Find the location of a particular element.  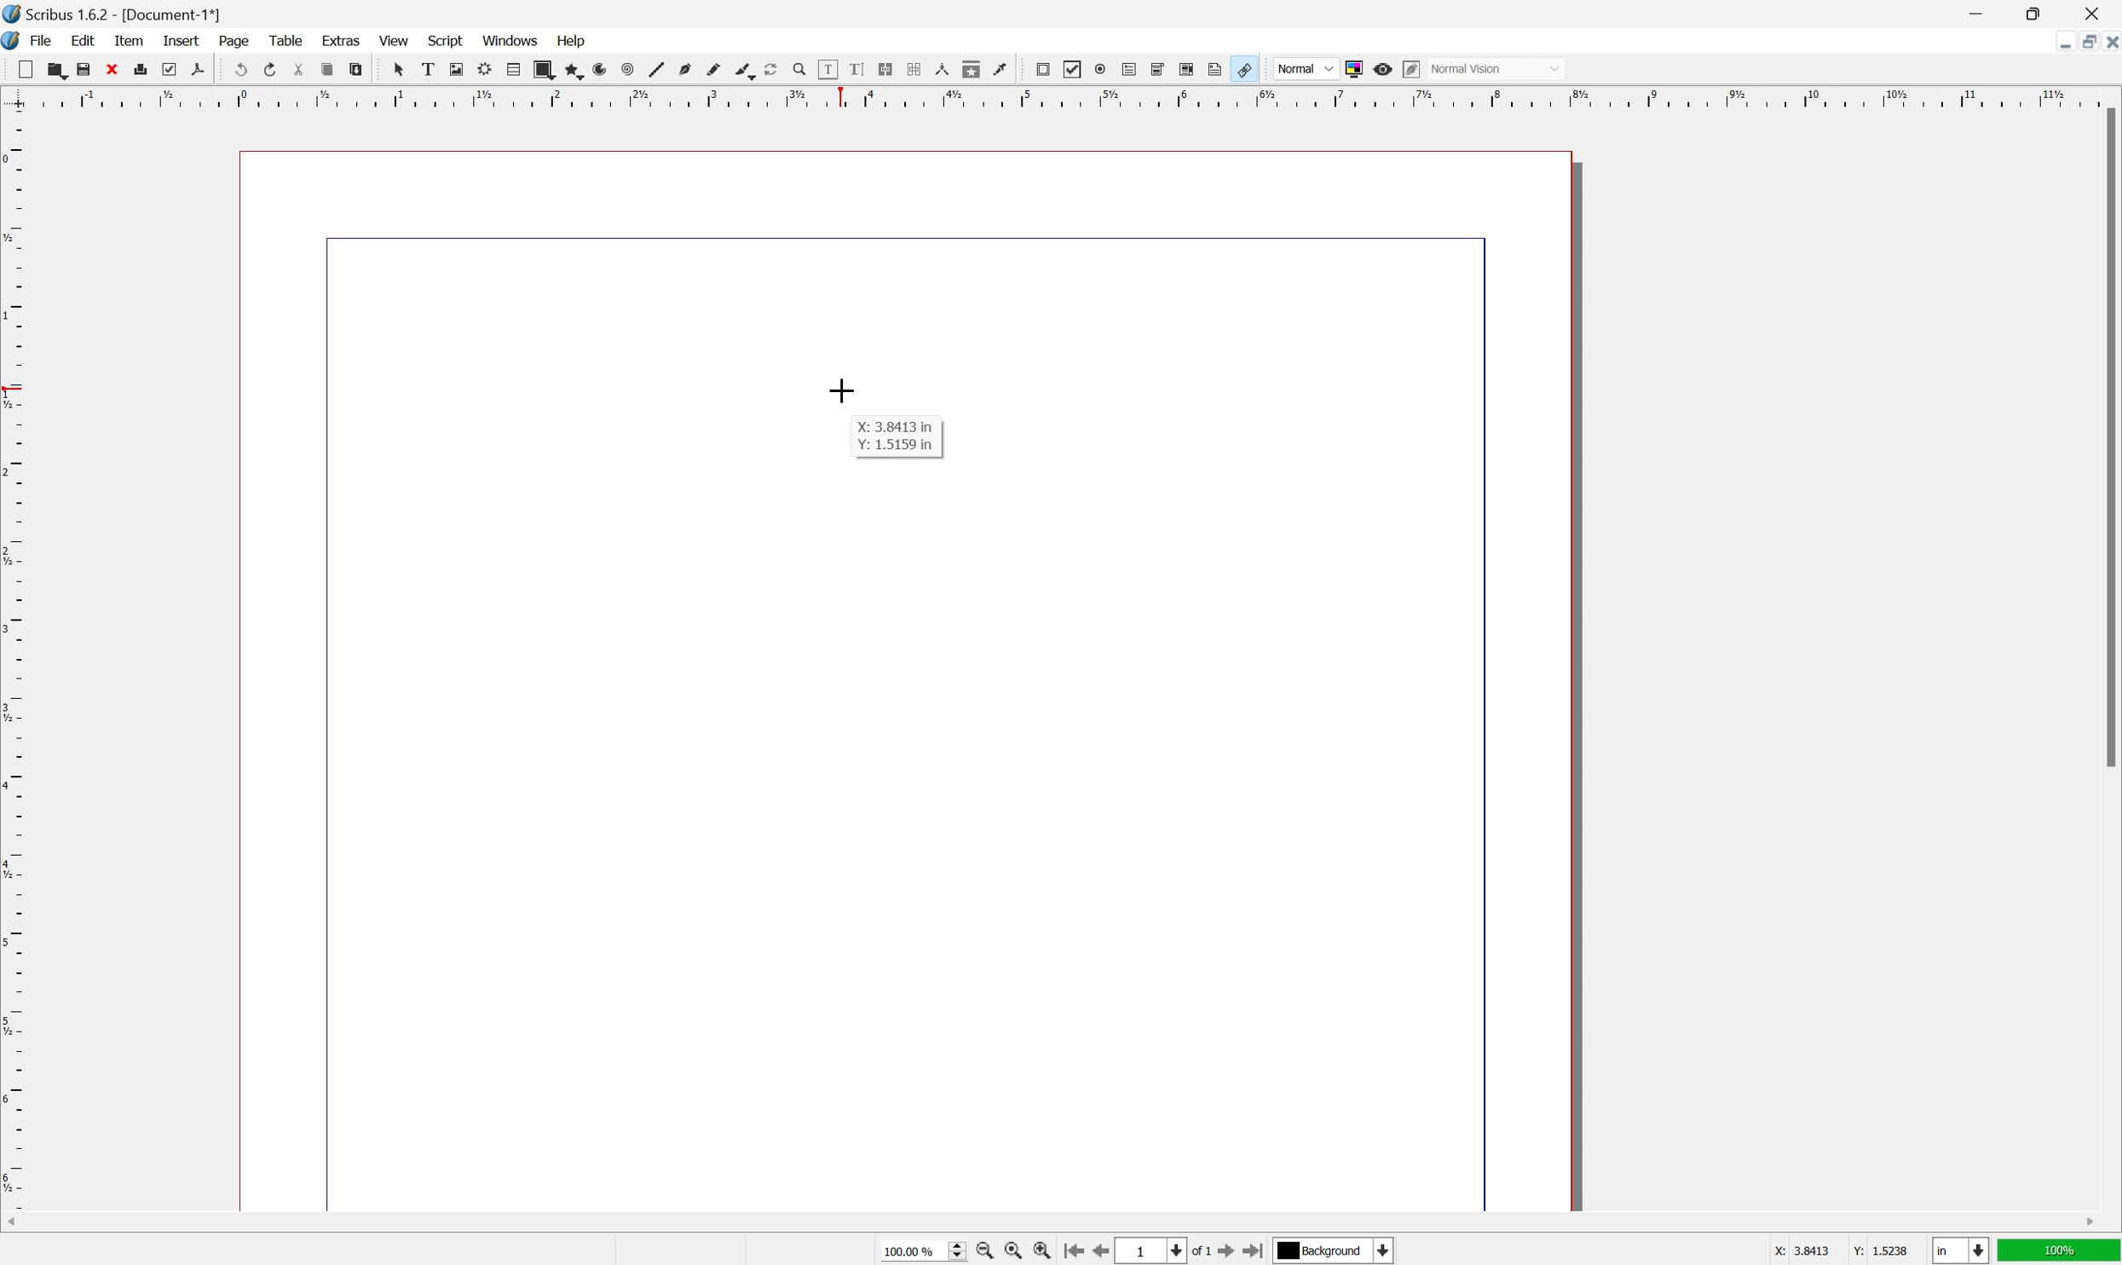

image frame is located at coordinates (456, 69).